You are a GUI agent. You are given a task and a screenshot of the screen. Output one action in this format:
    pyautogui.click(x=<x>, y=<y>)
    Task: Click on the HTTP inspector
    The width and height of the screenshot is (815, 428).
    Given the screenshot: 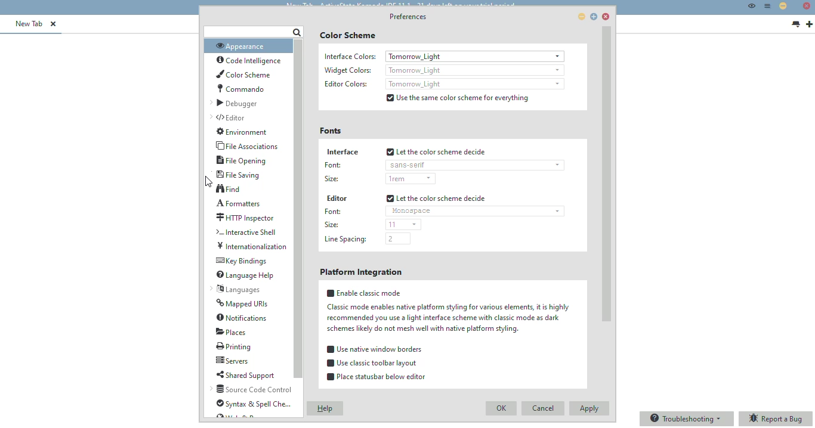 What is the action you would take?
    pyautogui.click(x=245, y=218)
    